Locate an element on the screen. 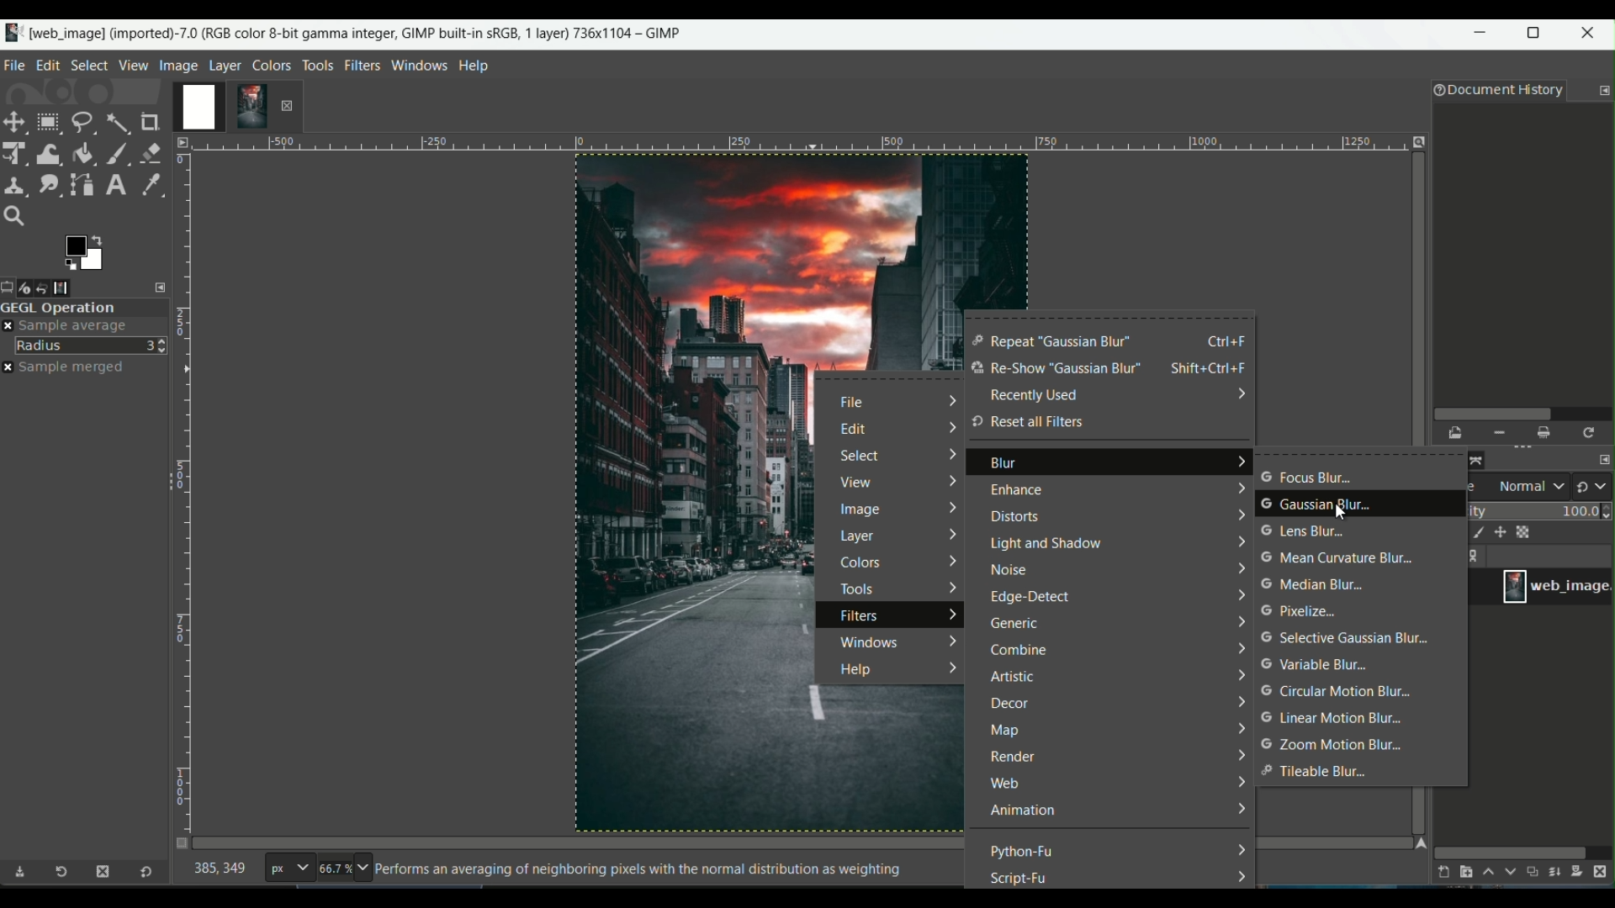 The width and height of the screenshot is (1615, 908). fuzzy select tool is located at coordinates (117, 121).